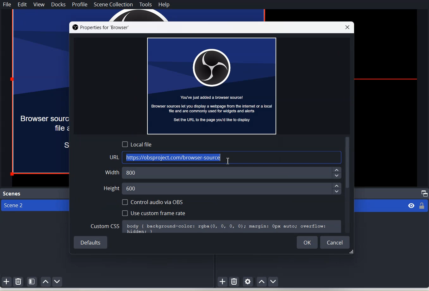 This screenshot has width=429, height=291. I want to click on URL, so click(114, 157).